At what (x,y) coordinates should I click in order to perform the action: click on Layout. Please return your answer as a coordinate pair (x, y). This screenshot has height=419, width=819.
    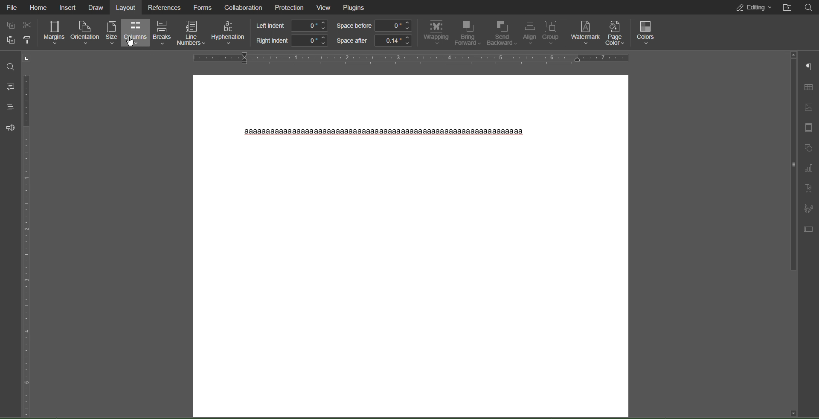
    Looking at the image, I should click on (128, 8).